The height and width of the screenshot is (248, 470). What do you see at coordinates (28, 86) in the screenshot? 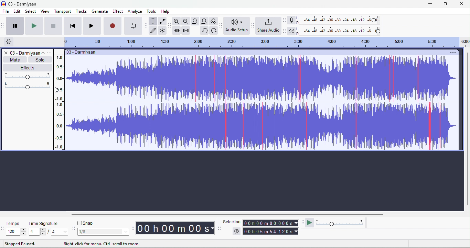
I see `pan` at bounding box center [28, 86].